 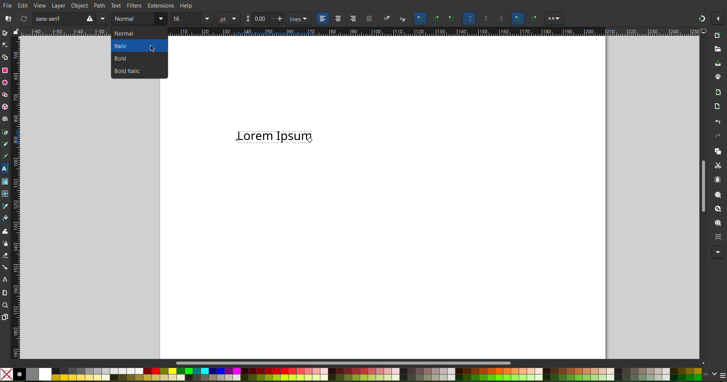 I want to click on Tweak Tool, so click(x=6, y=231).